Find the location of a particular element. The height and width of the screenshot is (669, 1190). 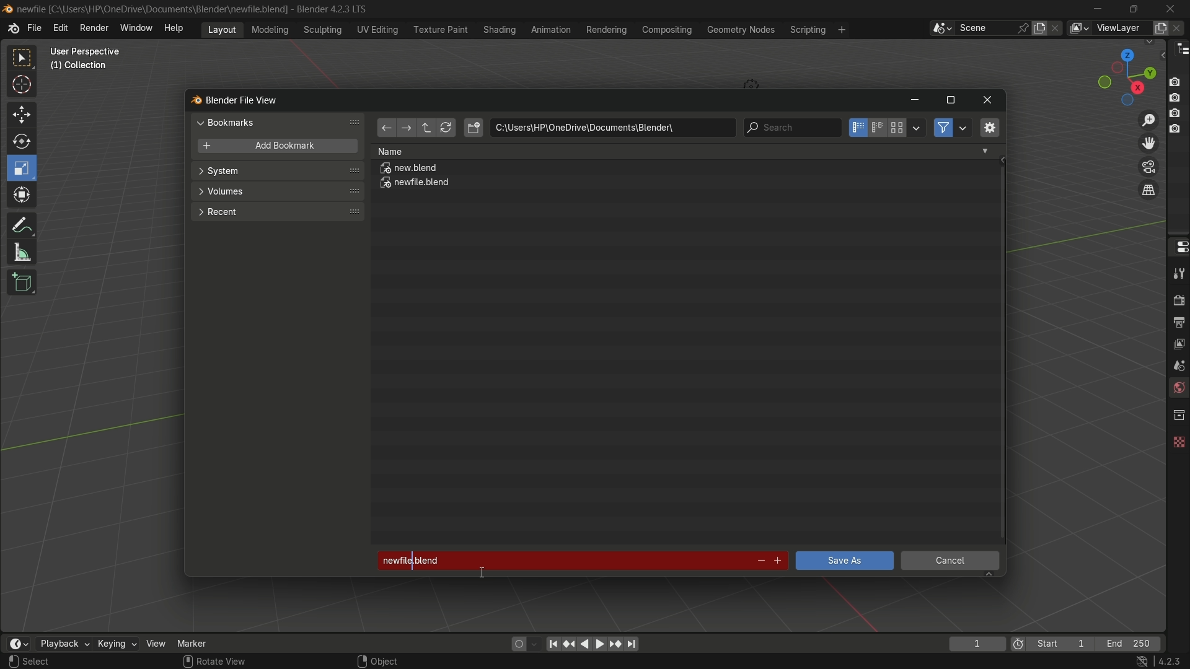

decrement number in file name is located at coordinates (759, 562).